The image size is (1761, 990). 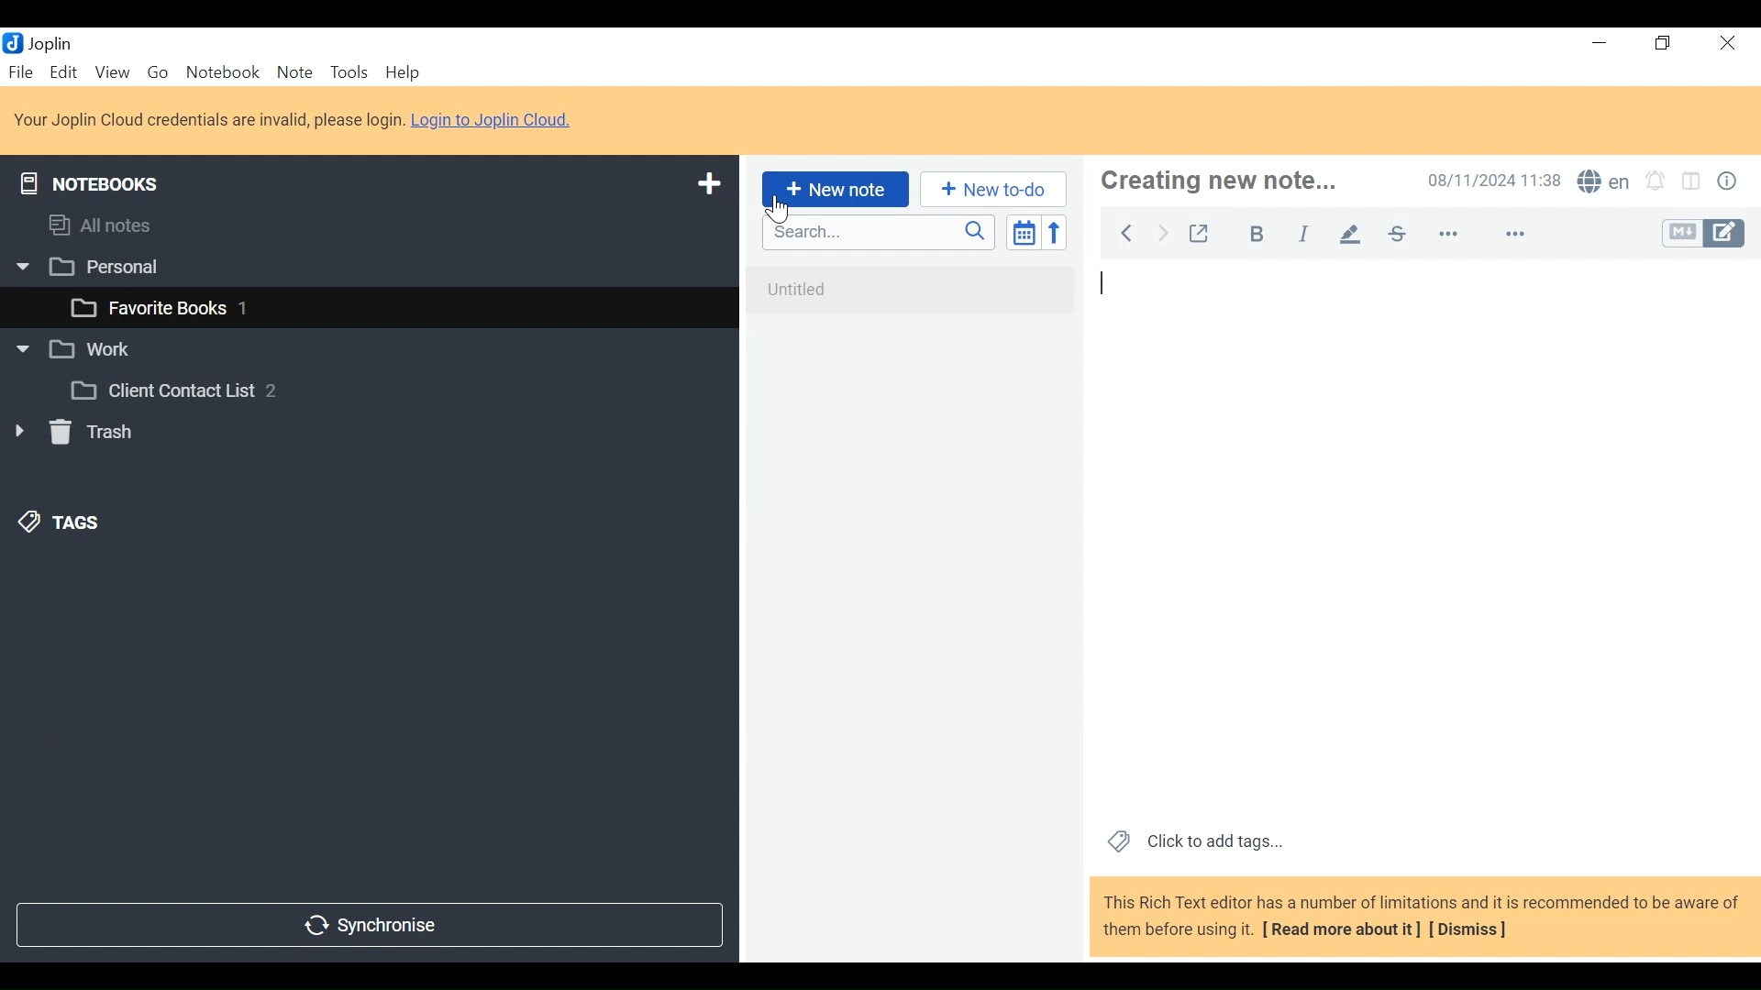 I want to click on Back, so click(x=1129, y=234).